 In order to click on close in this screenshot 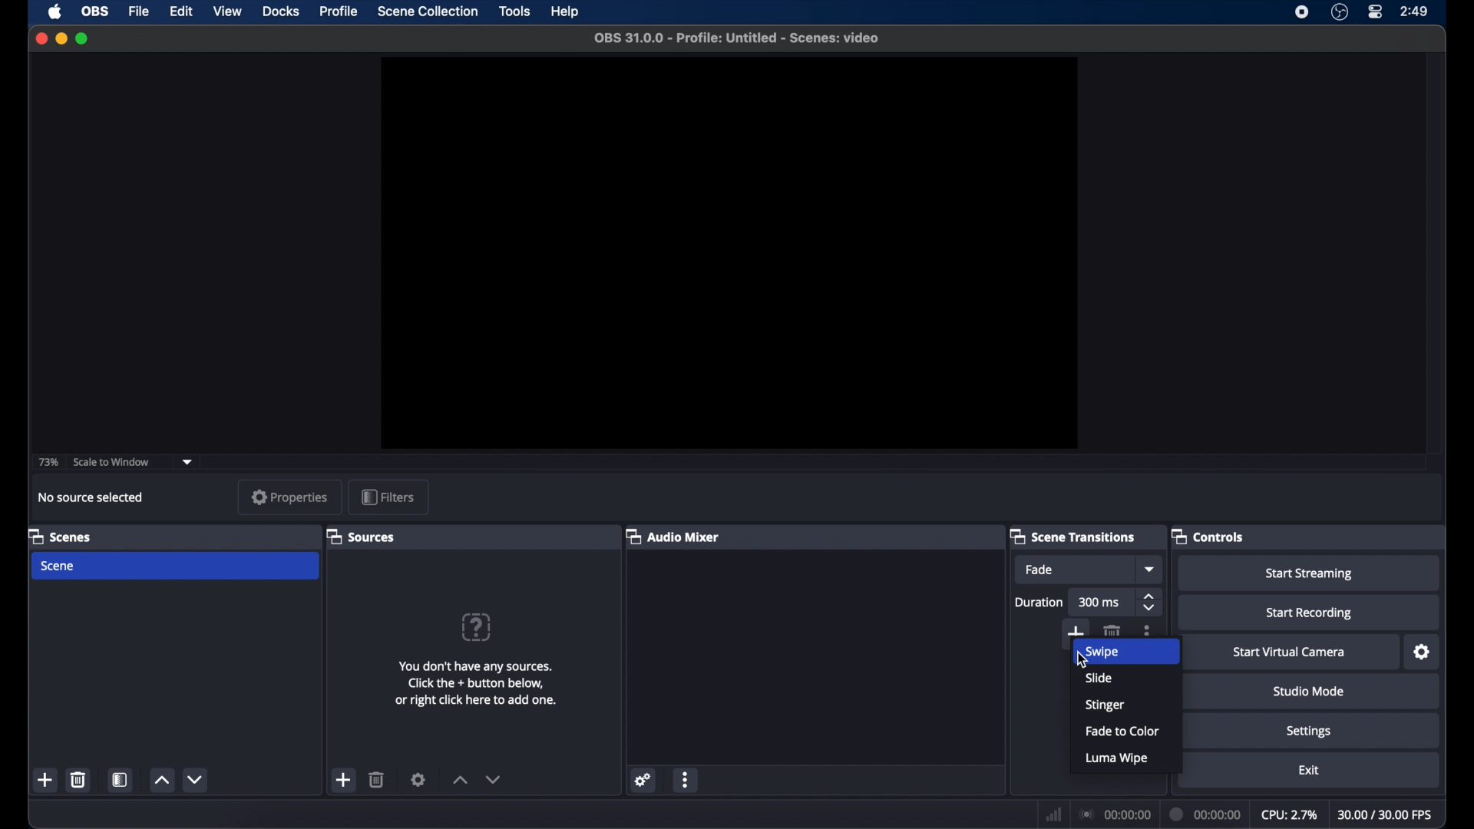, I will do `click(41, 38)`.